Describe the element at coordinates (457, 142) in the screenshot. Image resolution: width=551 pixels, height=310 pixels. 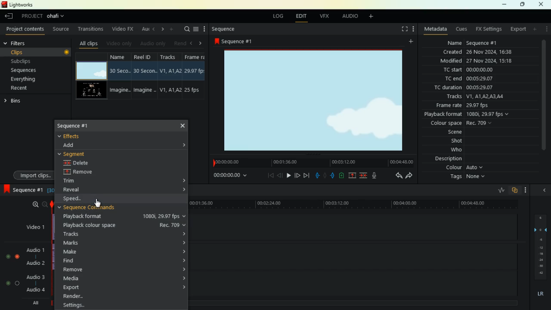
I see `shot` at that location.